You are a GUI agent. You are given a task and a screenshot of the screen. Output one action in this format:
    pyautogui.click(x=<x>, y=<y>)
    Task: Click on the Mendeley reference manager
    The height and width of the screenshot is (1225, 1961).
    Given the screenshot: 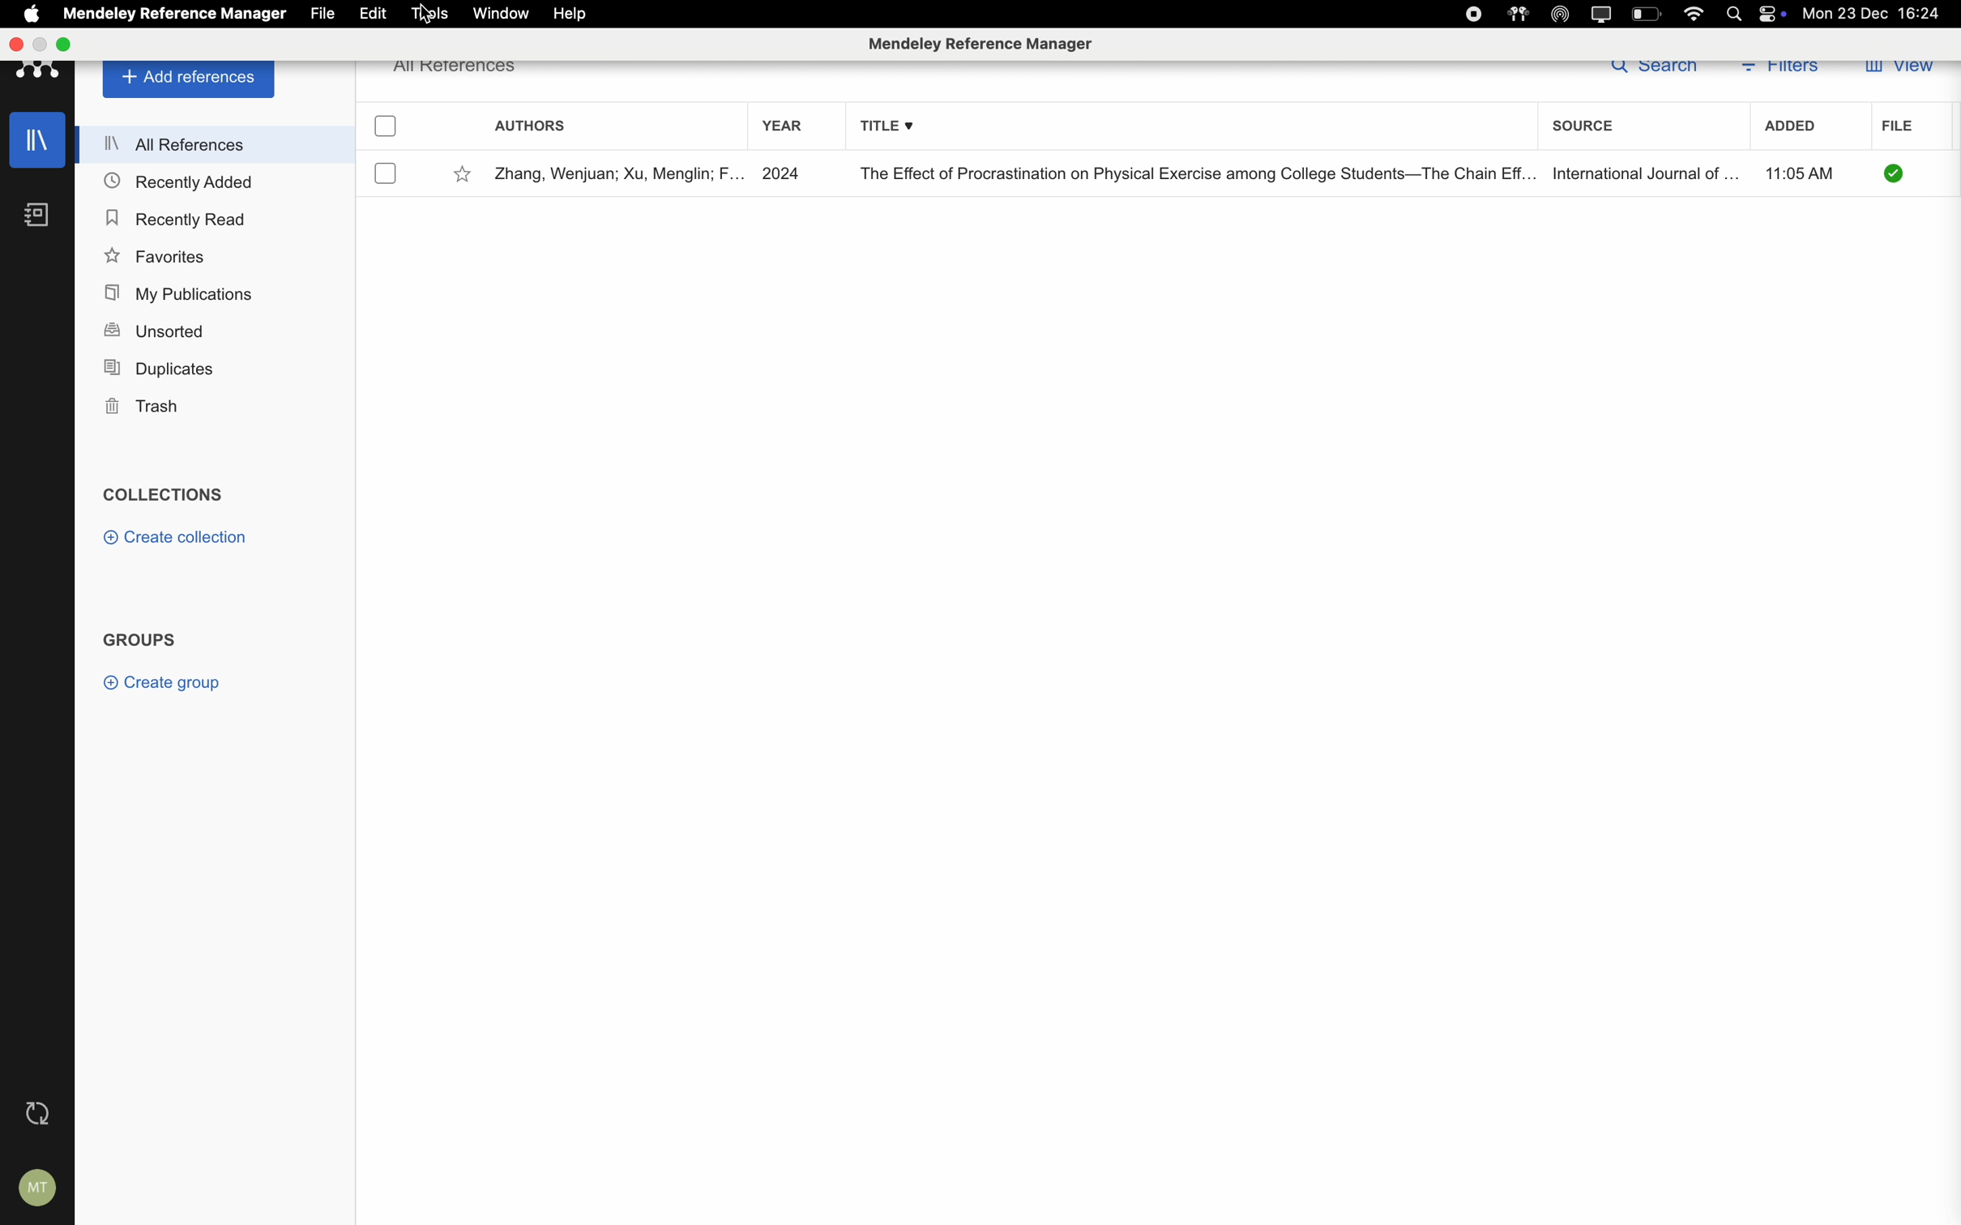 What is the action you would take?
    pyautogui.click(x=978, y=44)
    